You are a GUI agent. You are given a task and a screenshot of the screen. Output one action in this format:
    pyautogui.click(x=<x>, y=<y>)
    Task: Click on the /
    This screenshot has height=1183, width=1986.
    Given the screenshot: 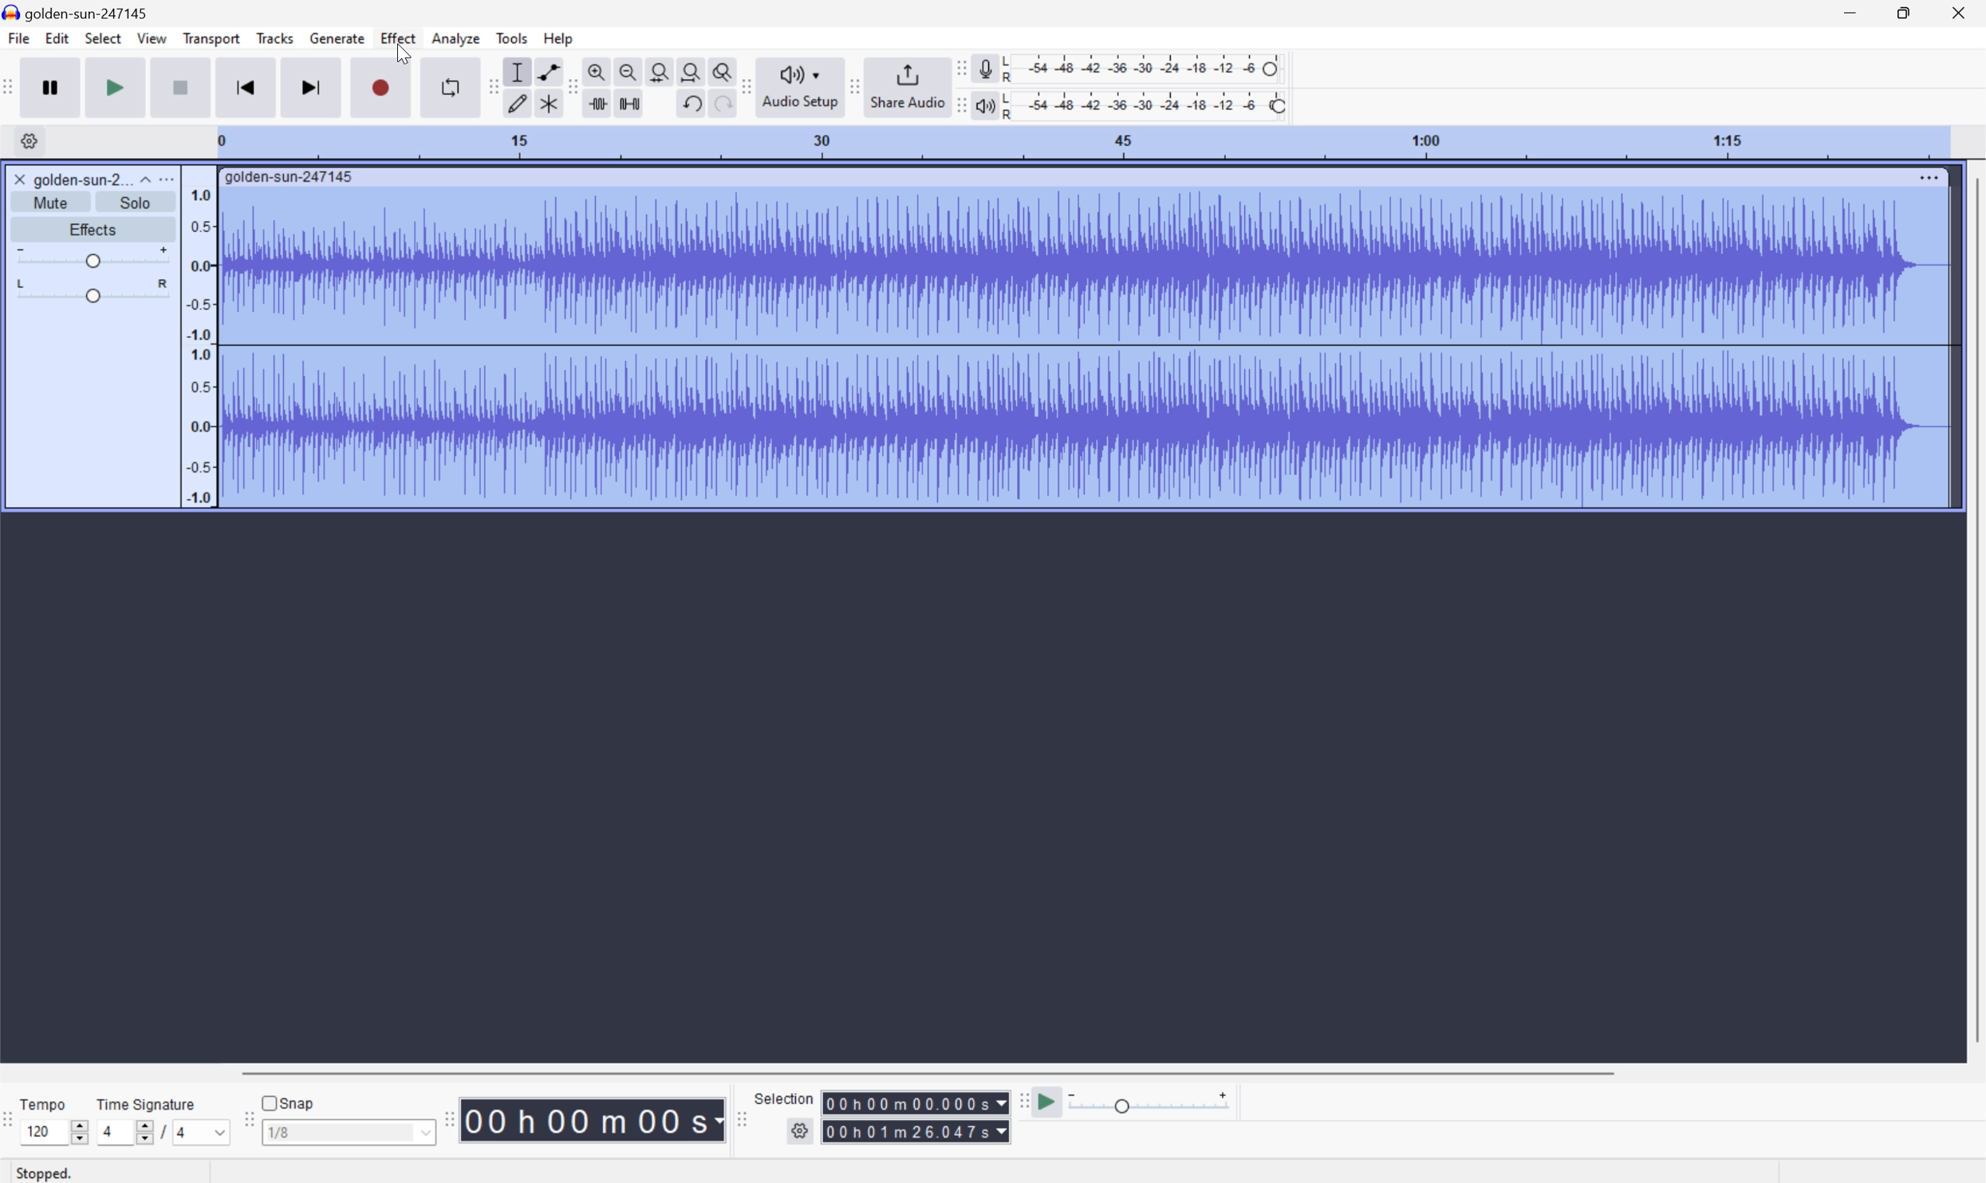 What is the action you would take?
    pyautogui.click(x=163, y=1132)
    